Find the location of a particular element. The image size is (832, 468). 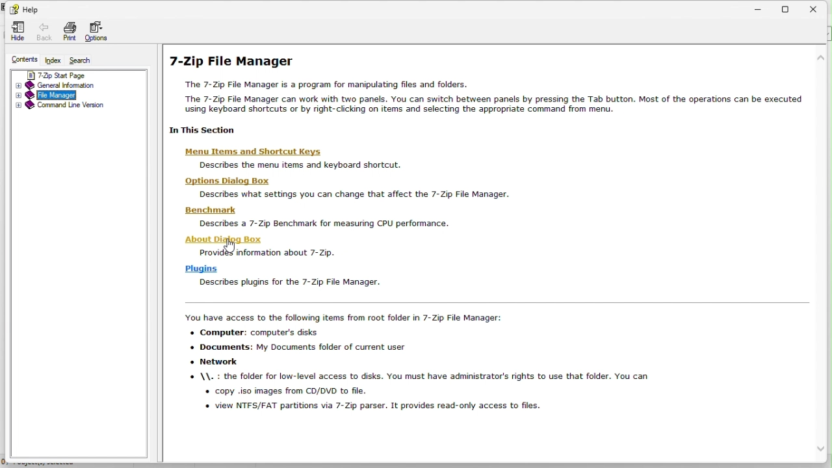

hide  is located at coordinates (17, 32).